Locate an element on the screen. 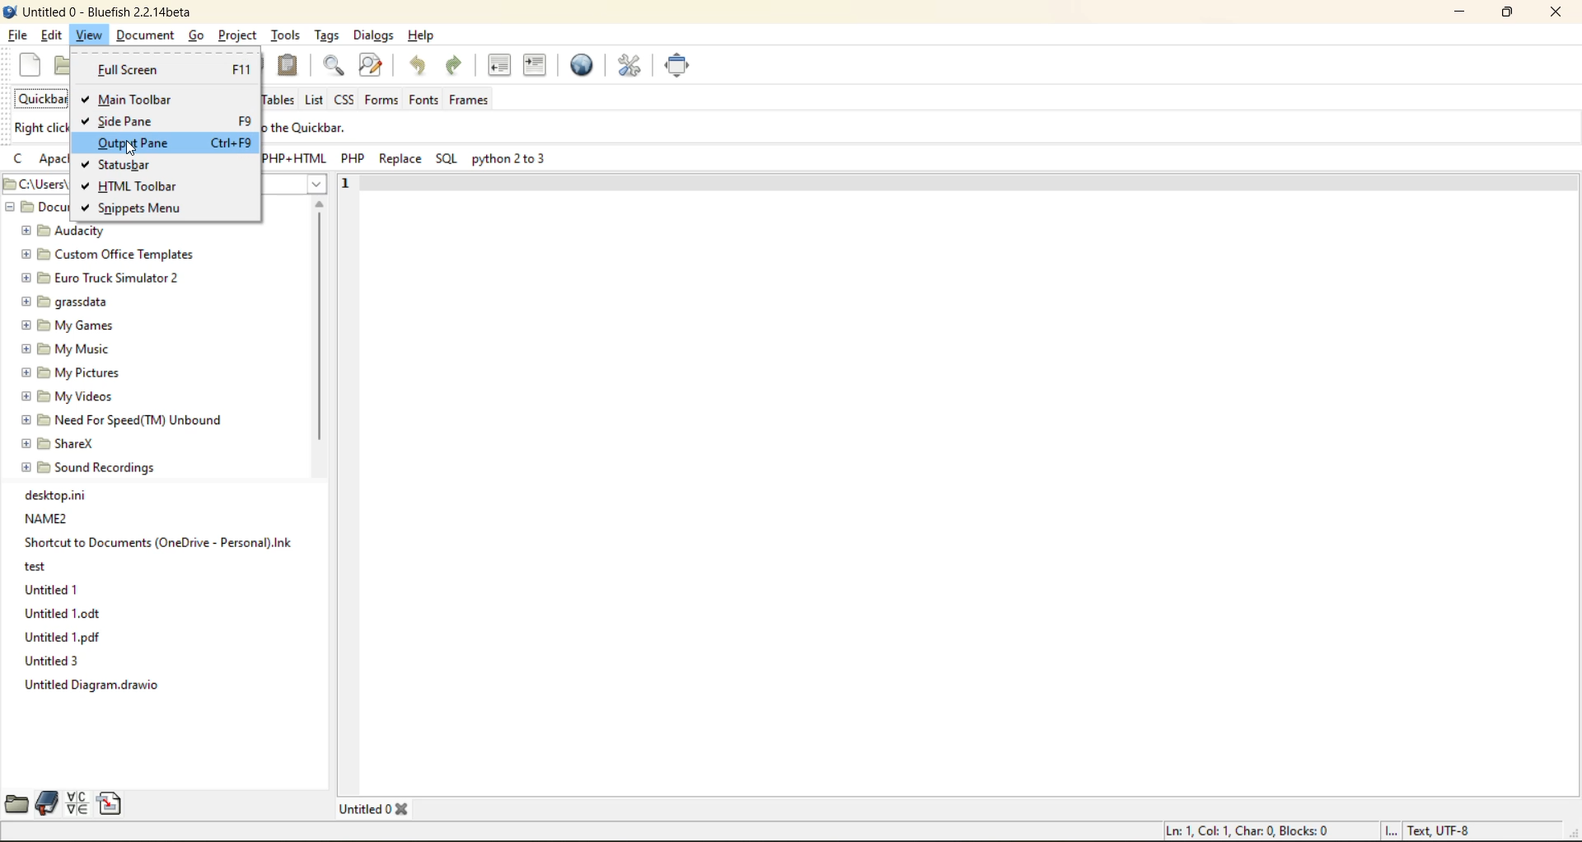  Shortcut to Documents (OneDrive - Personal).Ink is located at coordinates (164, 544).